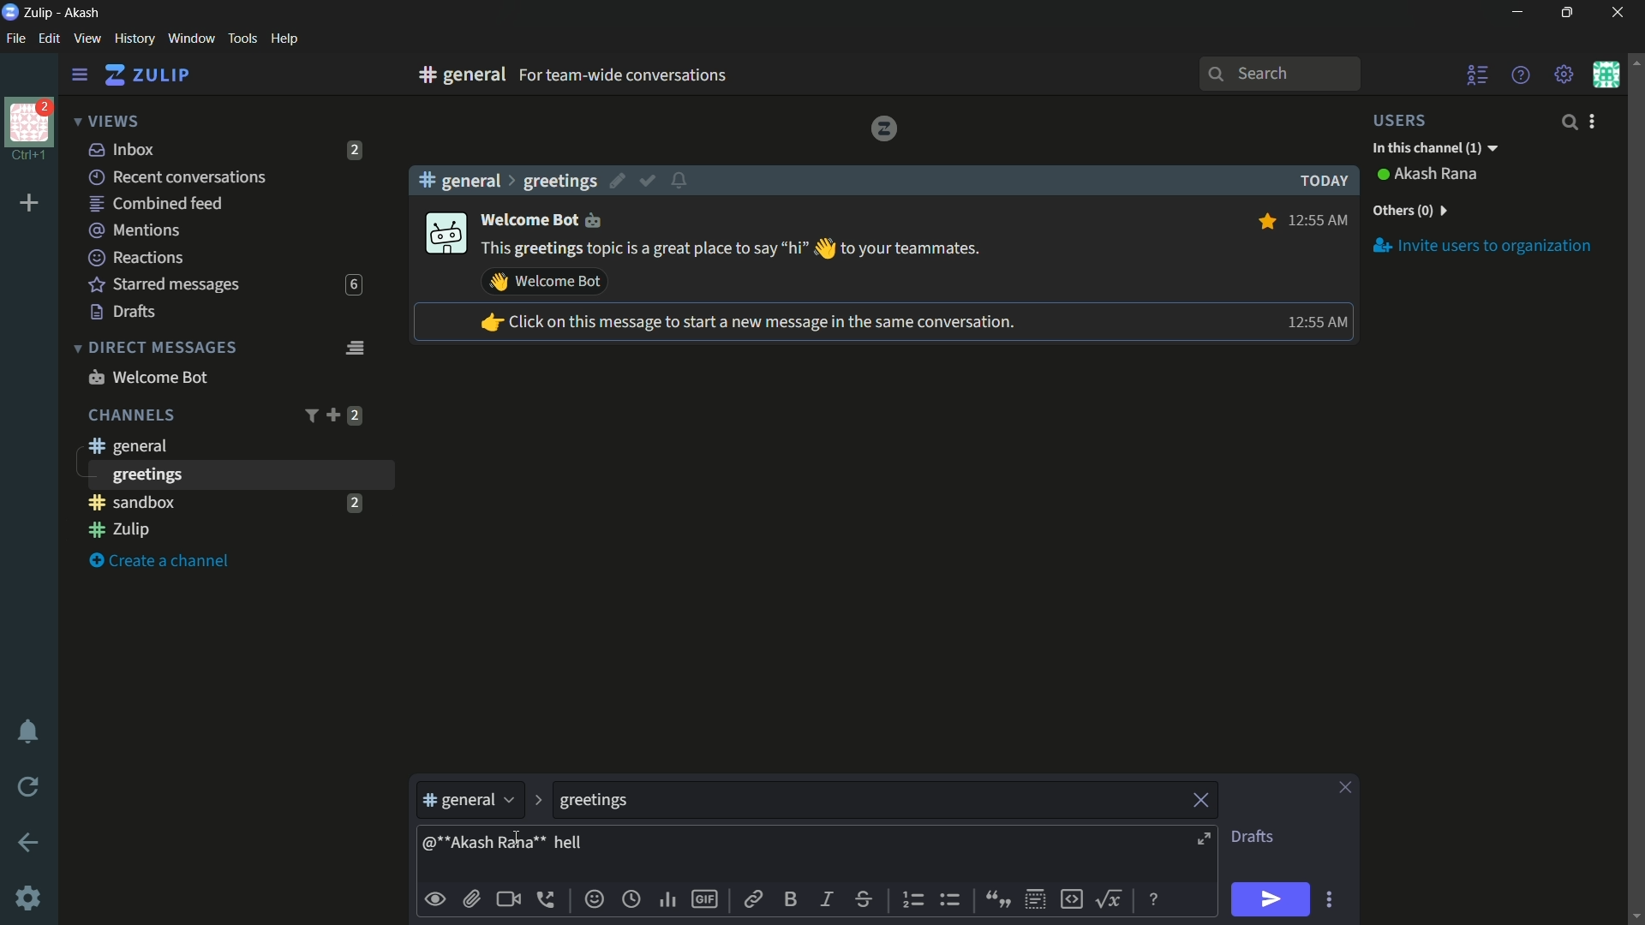  Describe the element at coordinates (1320, 218) in the screenshot. I see `12: 55 AM` at that location.